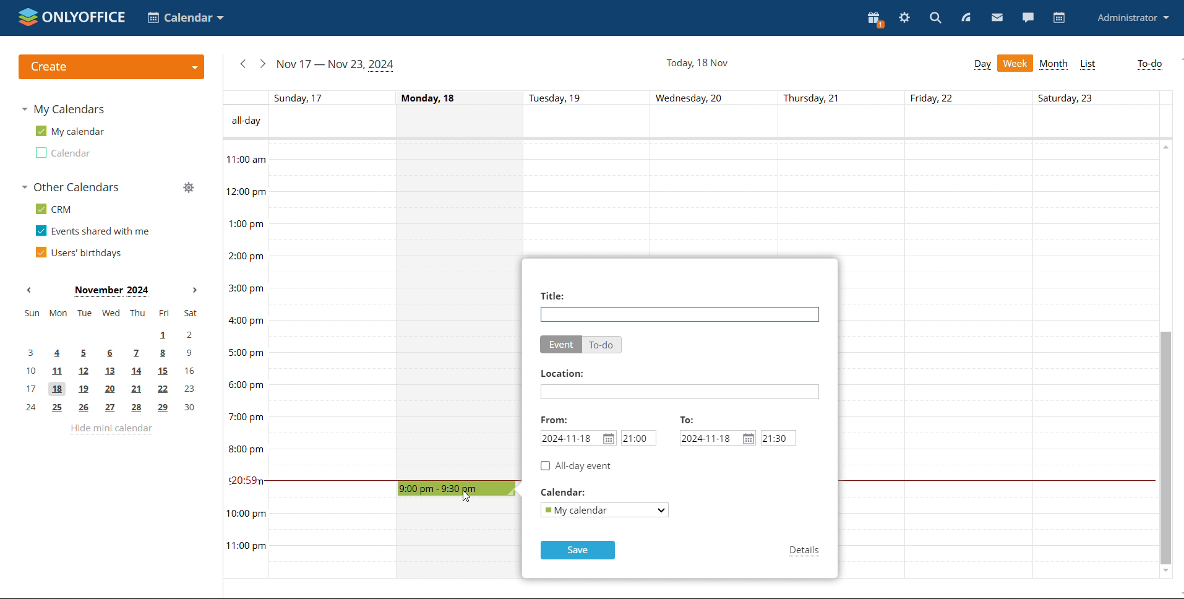 The width and height of the screenshot is (1184, 599). I want to click on second calendar, so click(62, 152).